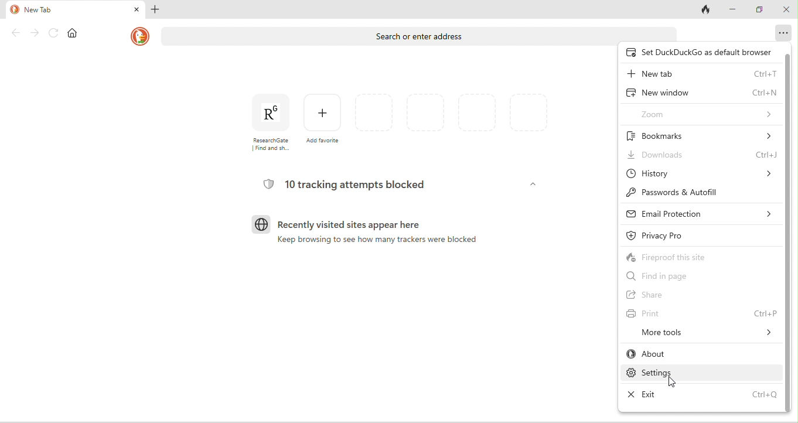 Image resolution: width=798 pixels, height=423 pixels. I want to click on duck duck go logo, so click(13, 9).